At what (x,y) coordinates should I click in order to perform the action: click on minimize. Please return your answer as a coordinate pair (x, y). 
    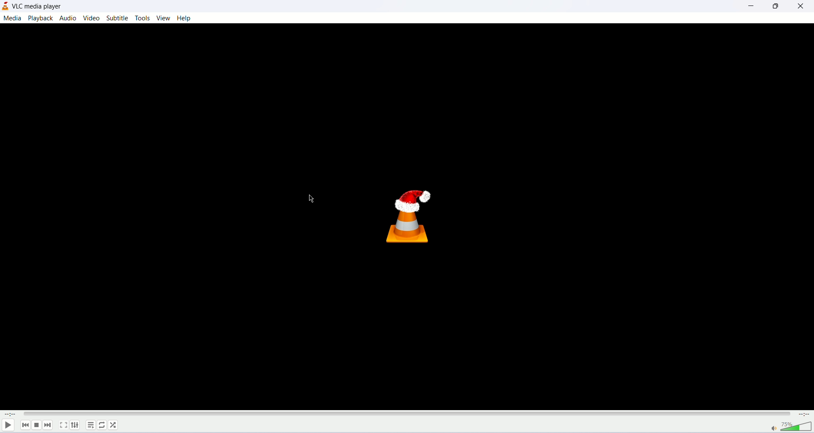
    Looking at the image, I should click on (752, 6).